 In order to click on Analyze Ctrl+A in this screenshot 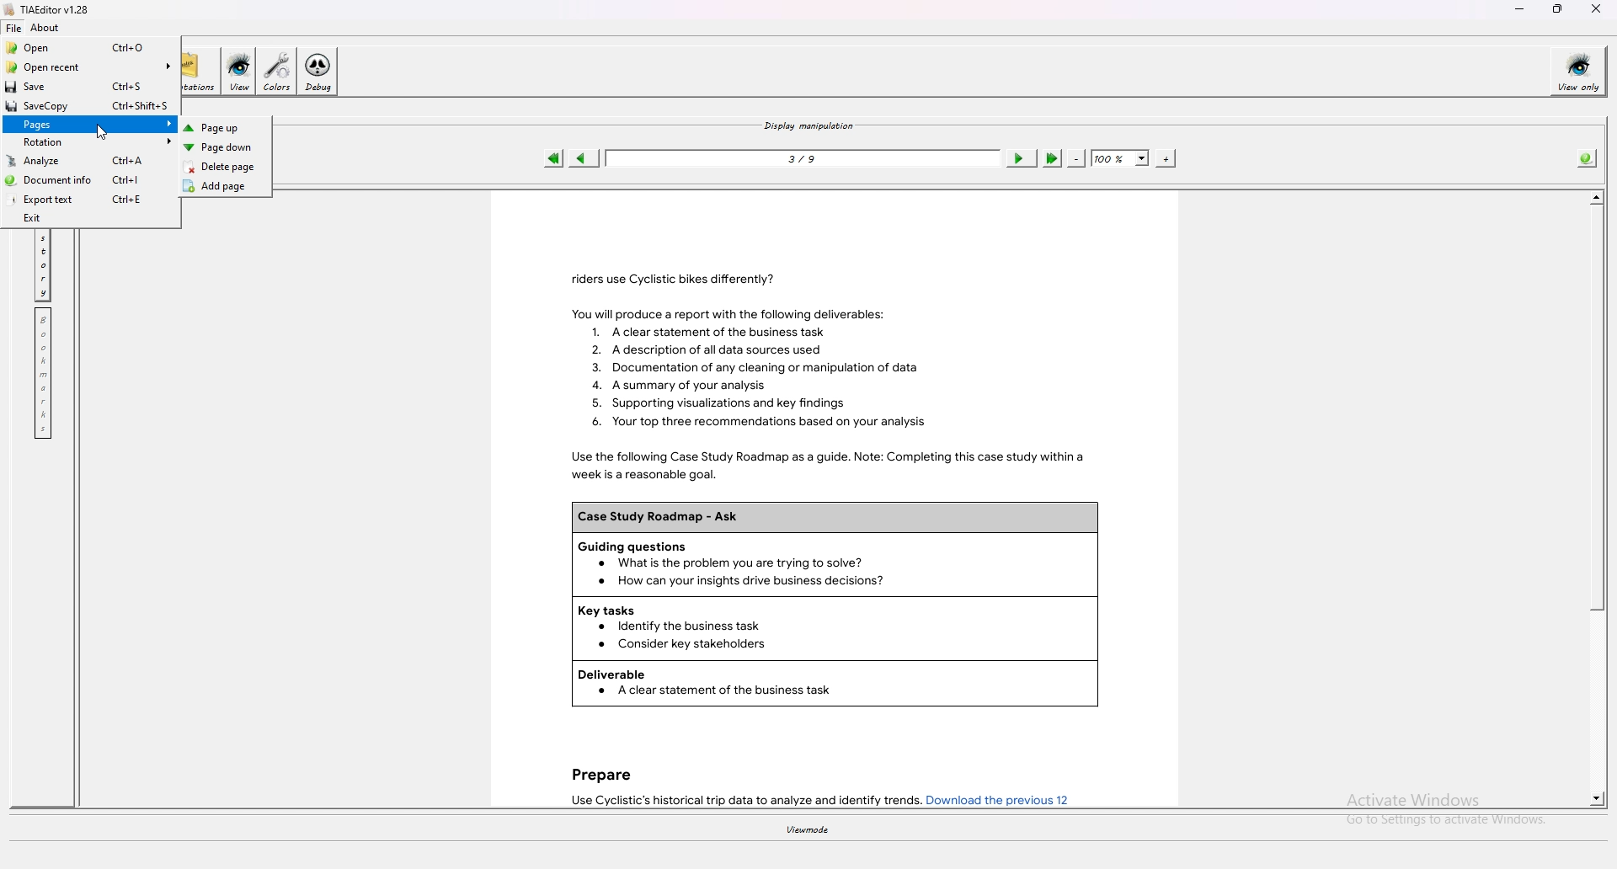, I will do `click(88, 161)`.